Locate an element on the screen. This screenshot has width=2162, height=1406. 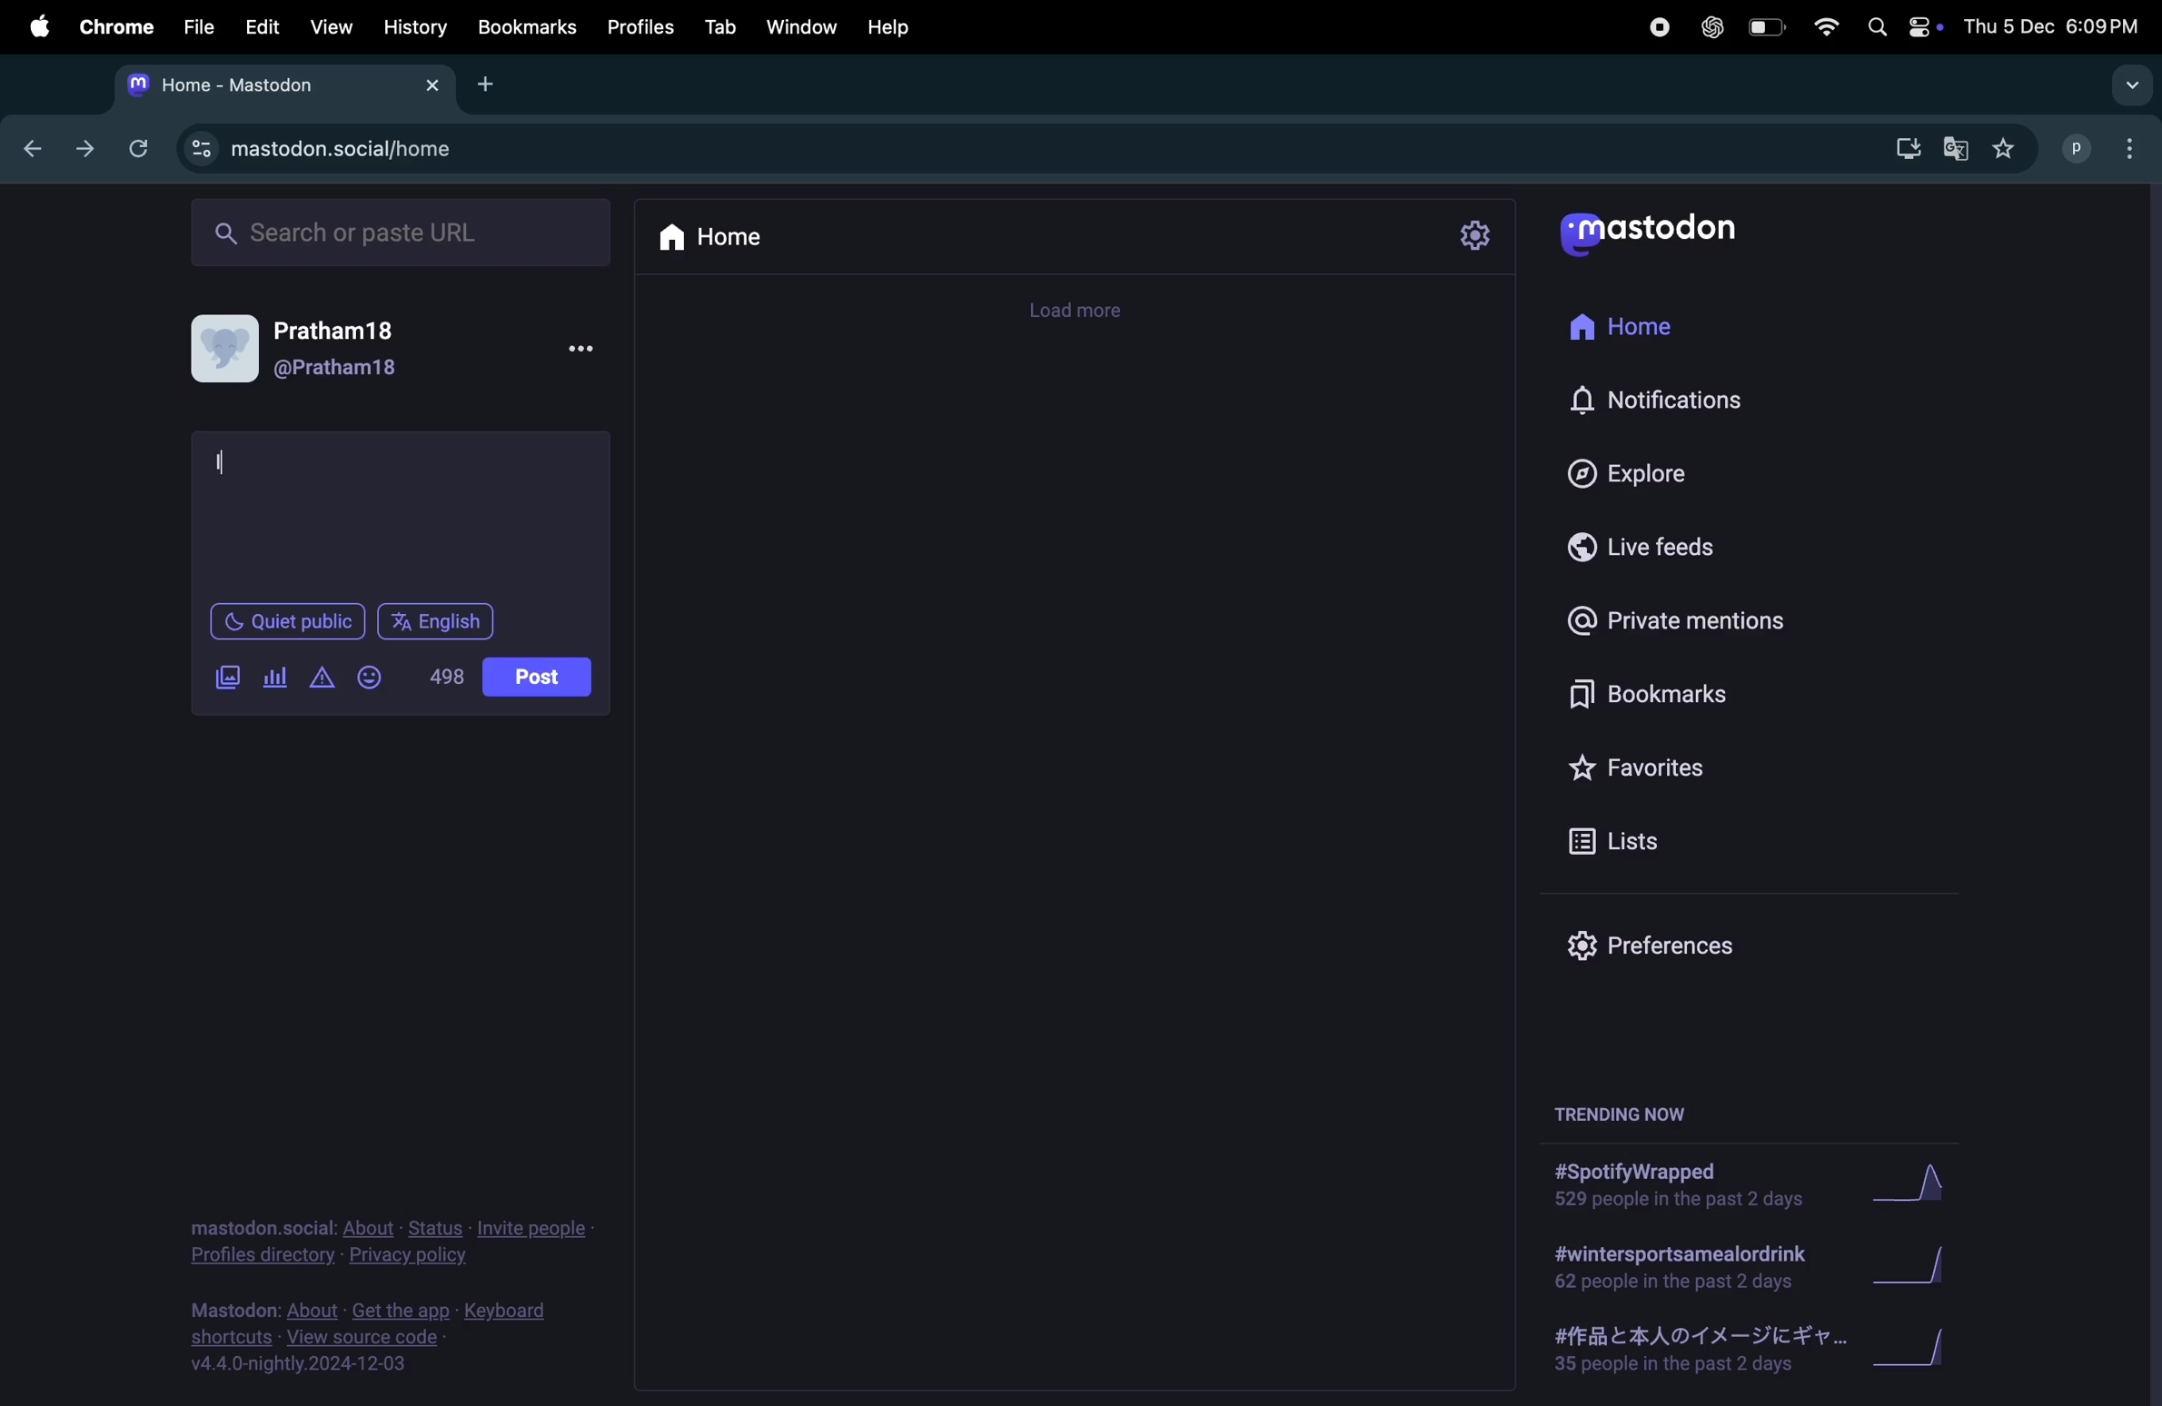
view is located at coordinates (327, 26).